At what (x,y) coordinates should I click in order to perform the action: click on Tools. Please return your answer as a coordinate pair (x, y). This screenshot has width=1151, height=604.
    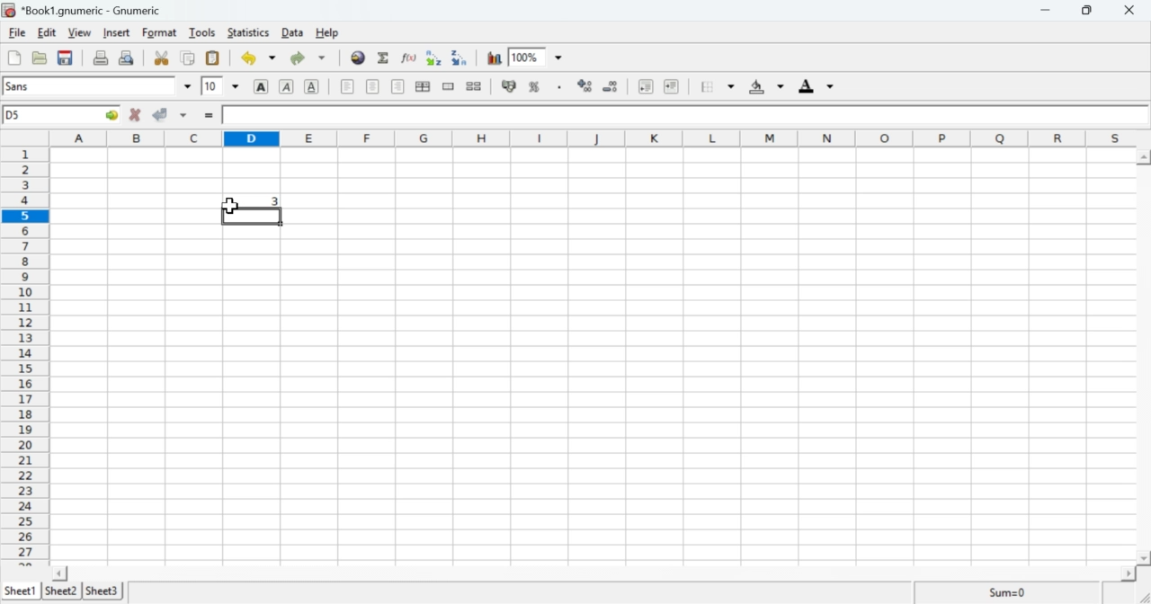
    Looking at the image, I should click on (202, 32).